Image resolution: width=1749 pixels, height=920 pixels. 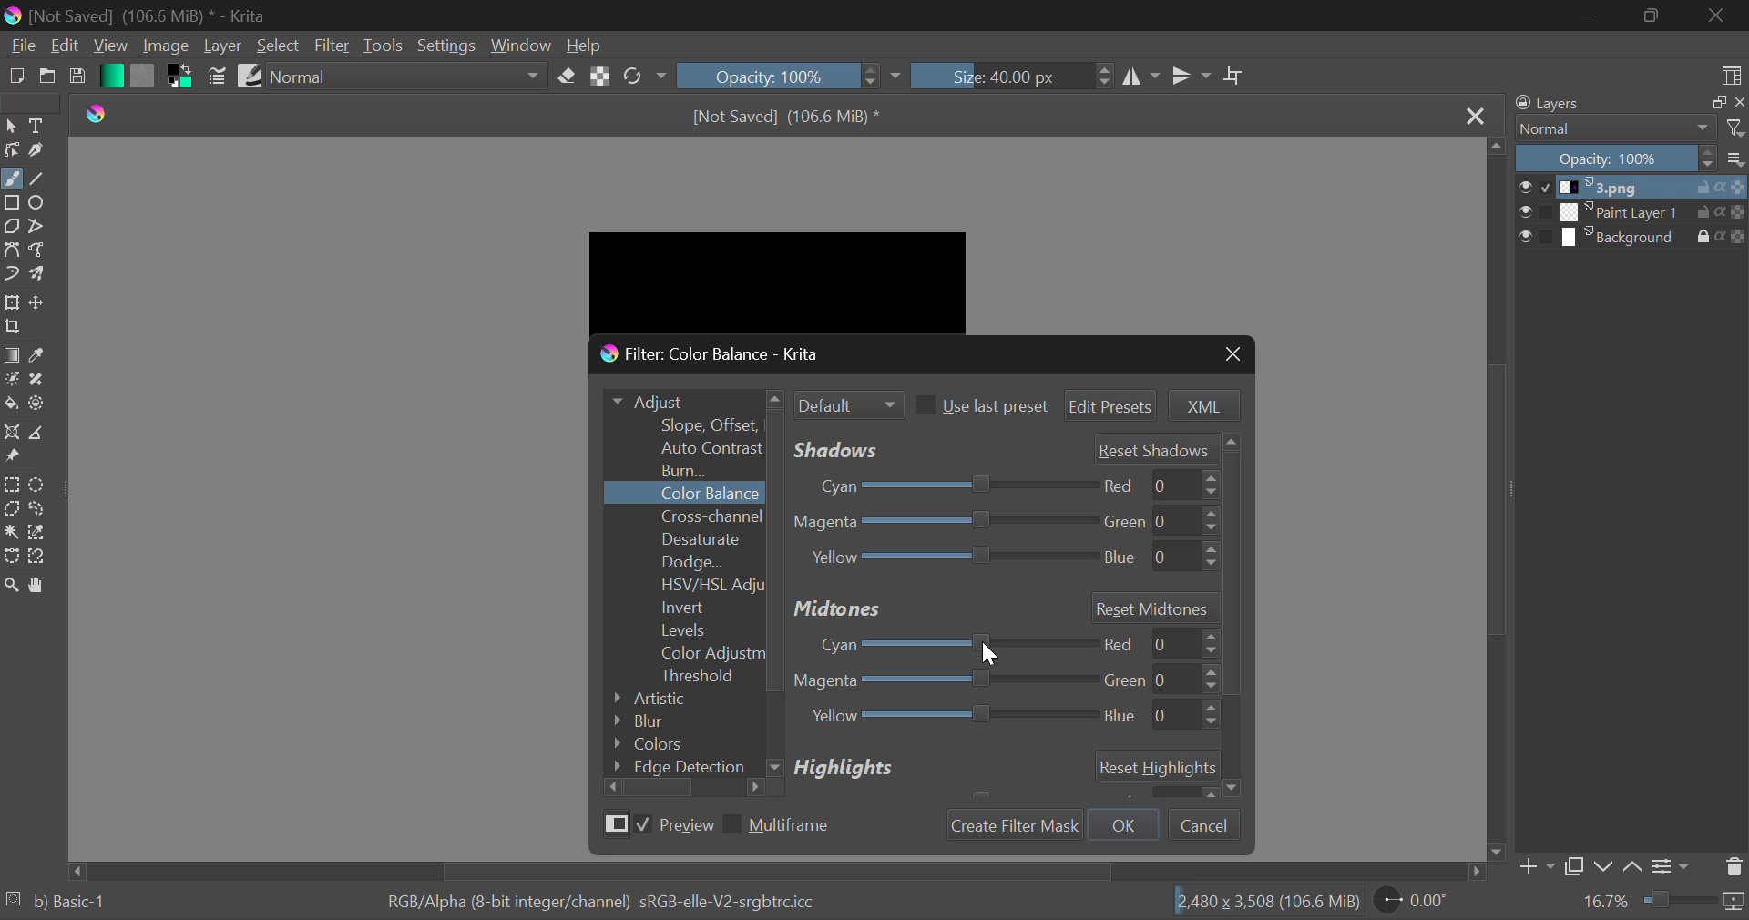 I want to click on Bezier Curve, so click(x=15, y=251).